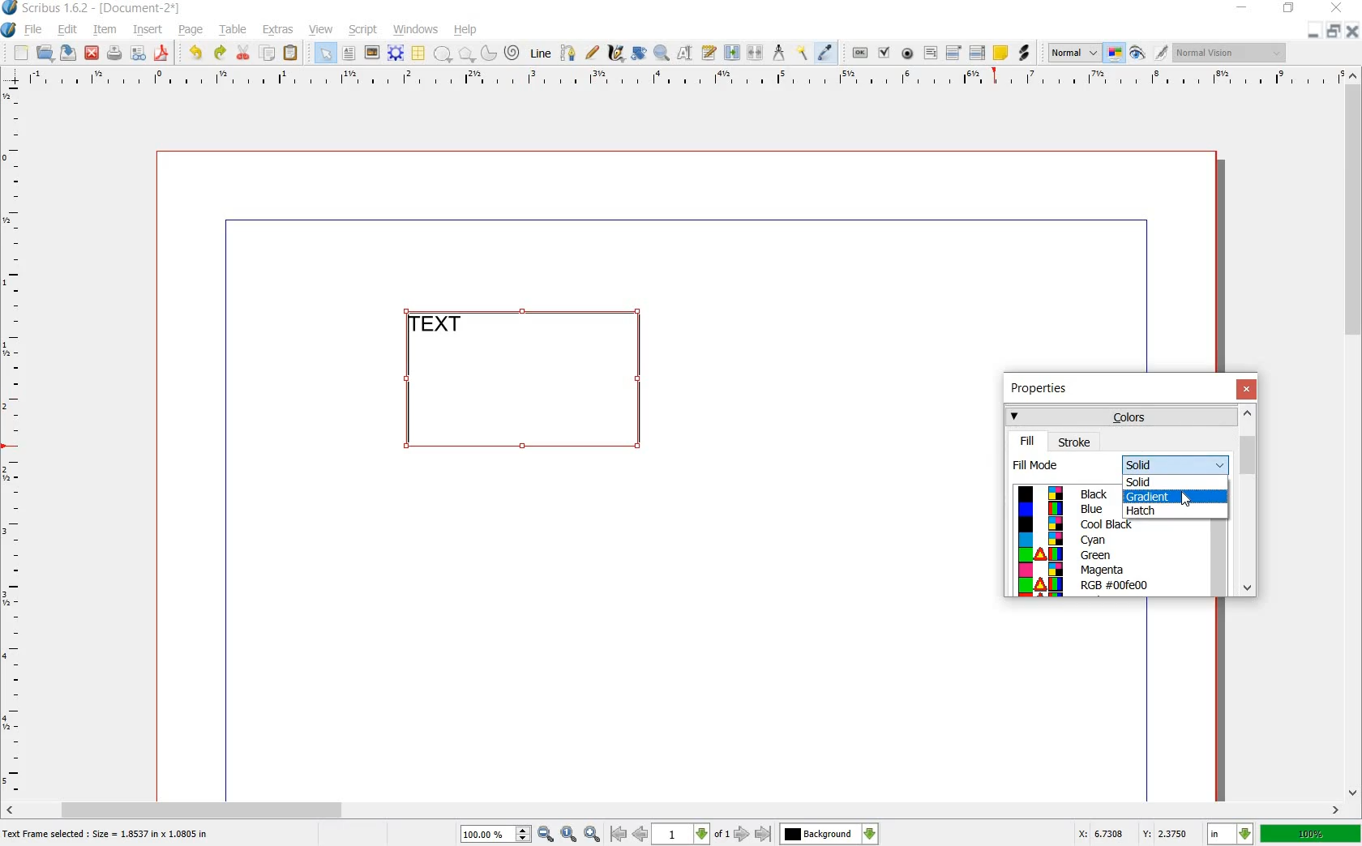 This screenshot has height=846, width=1362. What do you see at coordinates (148, 32) in the screenshot?
I see `insert` at bounding box center [148, 32].